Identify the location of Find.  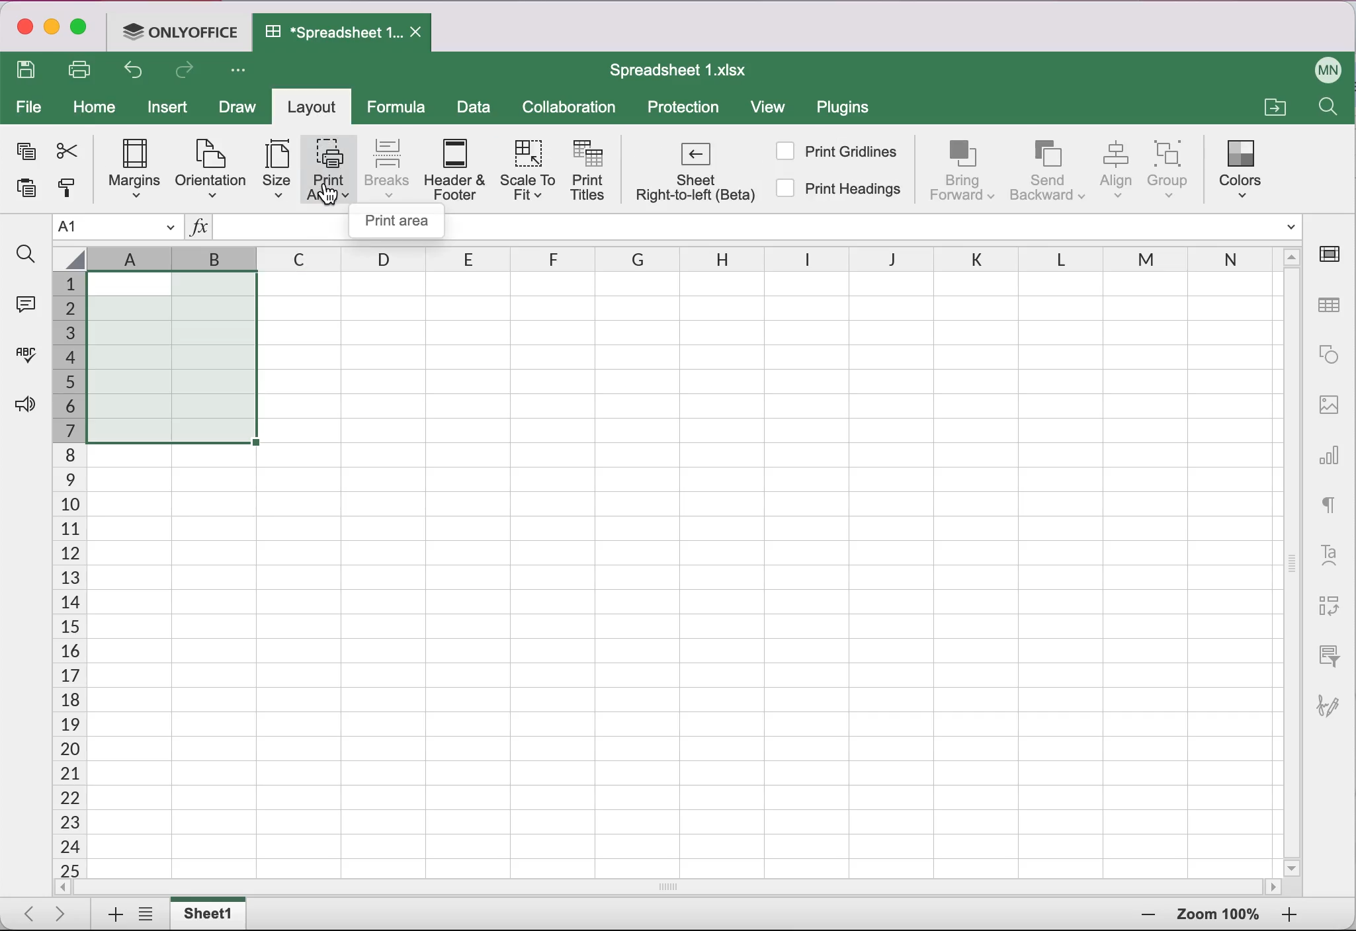
(1326, 110).